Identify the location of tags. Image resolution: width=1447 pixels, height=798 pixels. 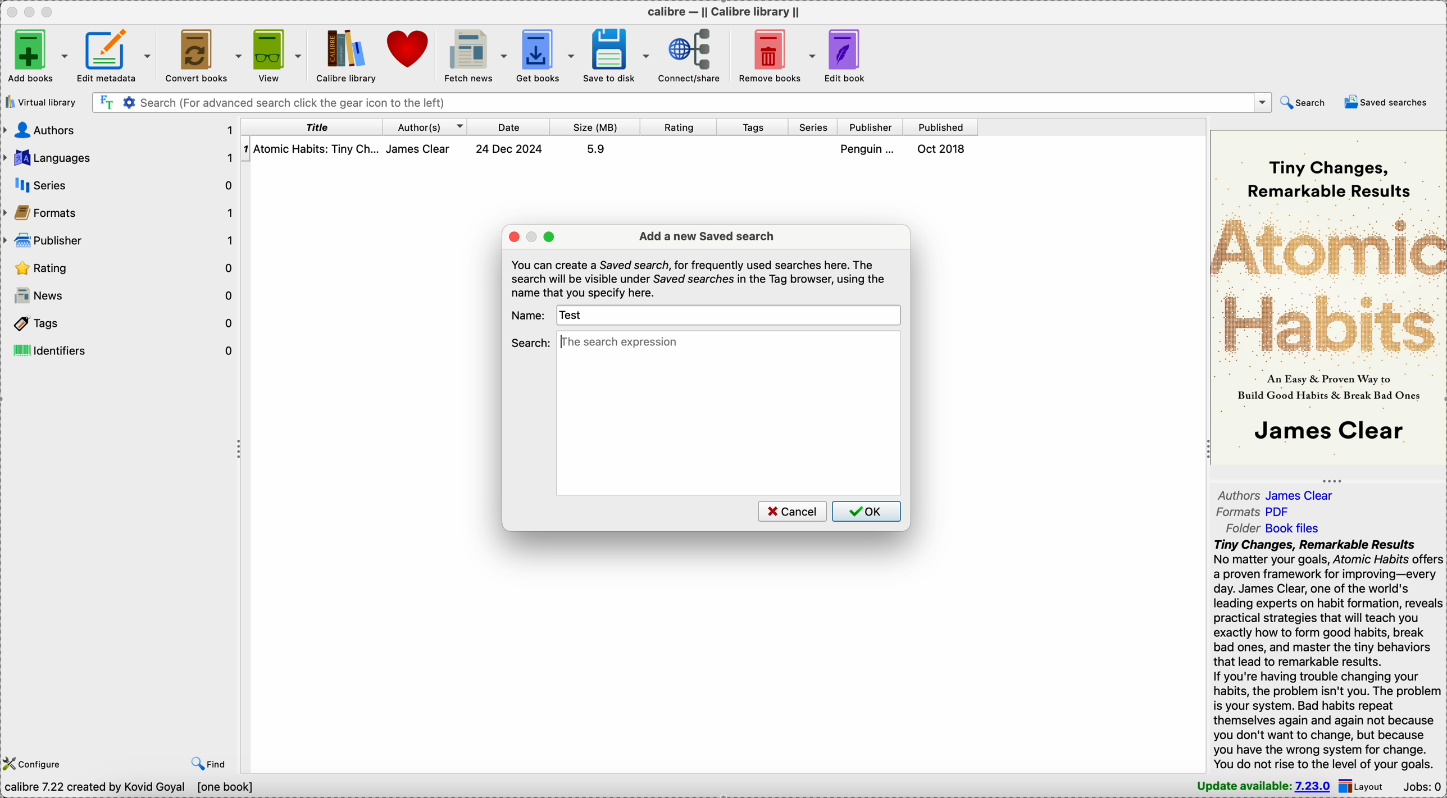
(754, 127).